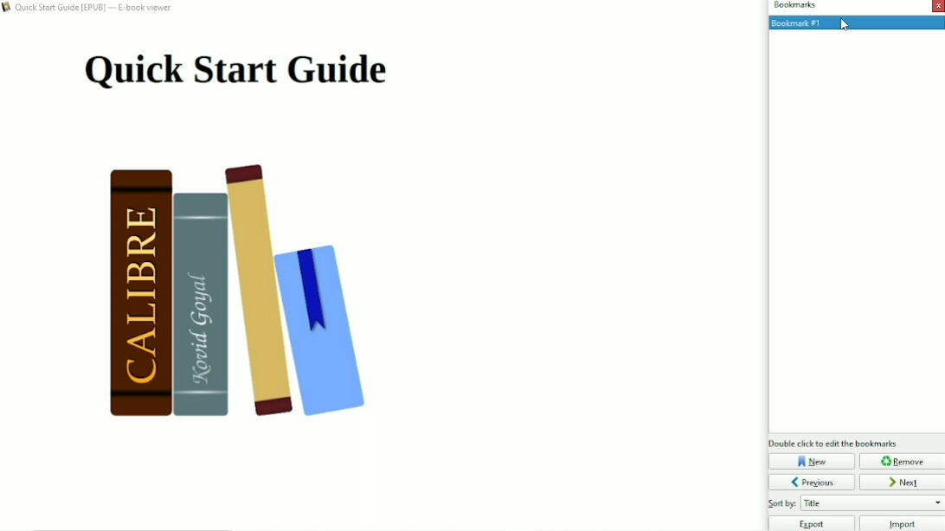  I want to click on cursor, so click(846, 25).